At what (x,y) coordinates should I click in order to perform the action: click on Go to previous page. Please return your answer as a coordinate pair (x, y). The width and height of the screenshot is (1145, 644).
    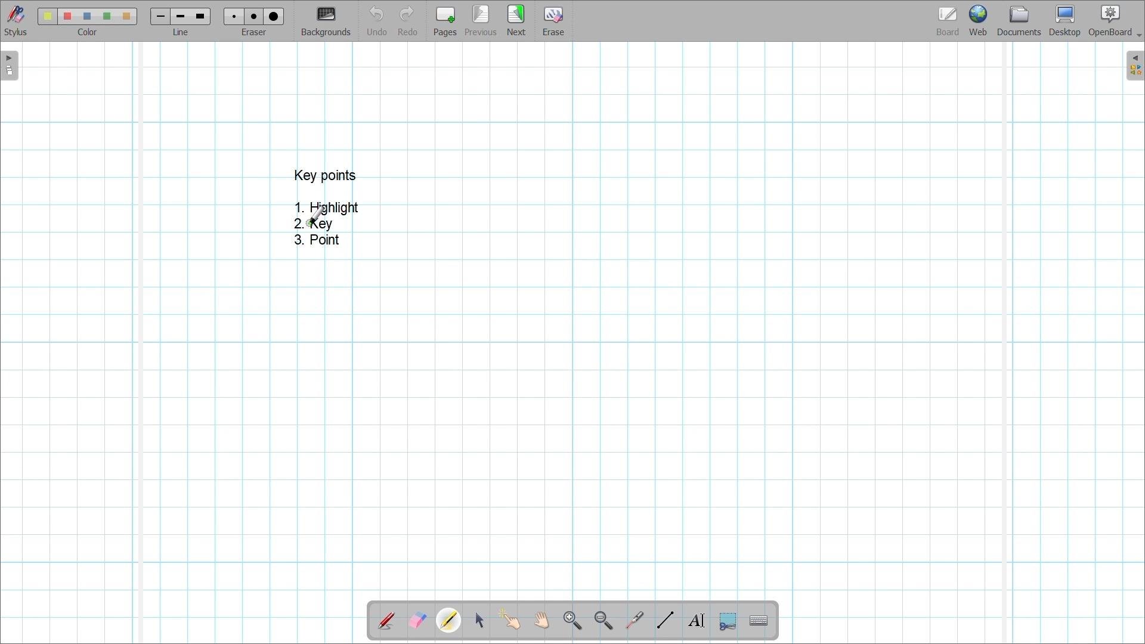
    Looking at the image, I should click on (482, 20).